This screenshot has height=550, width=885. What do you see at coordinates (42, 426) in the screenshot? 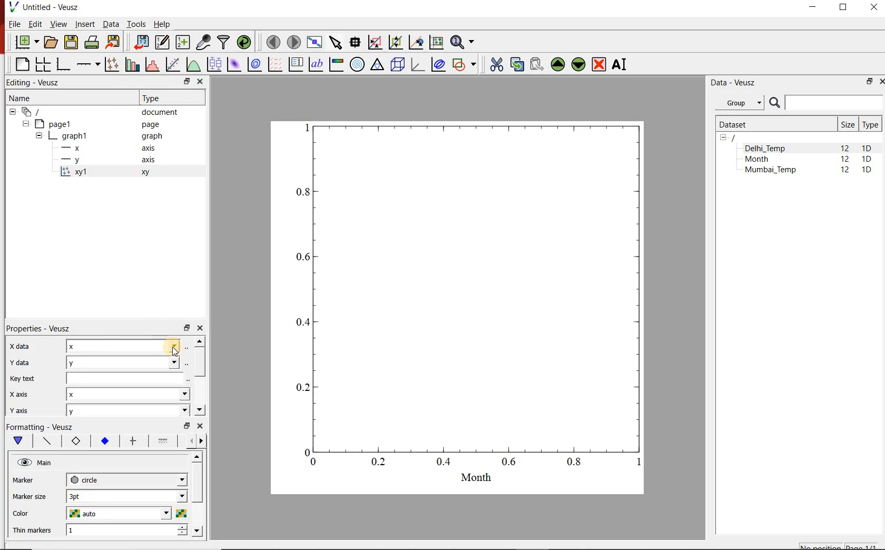
I see `Formatting - Veusz` at bounding box center [42, 426].